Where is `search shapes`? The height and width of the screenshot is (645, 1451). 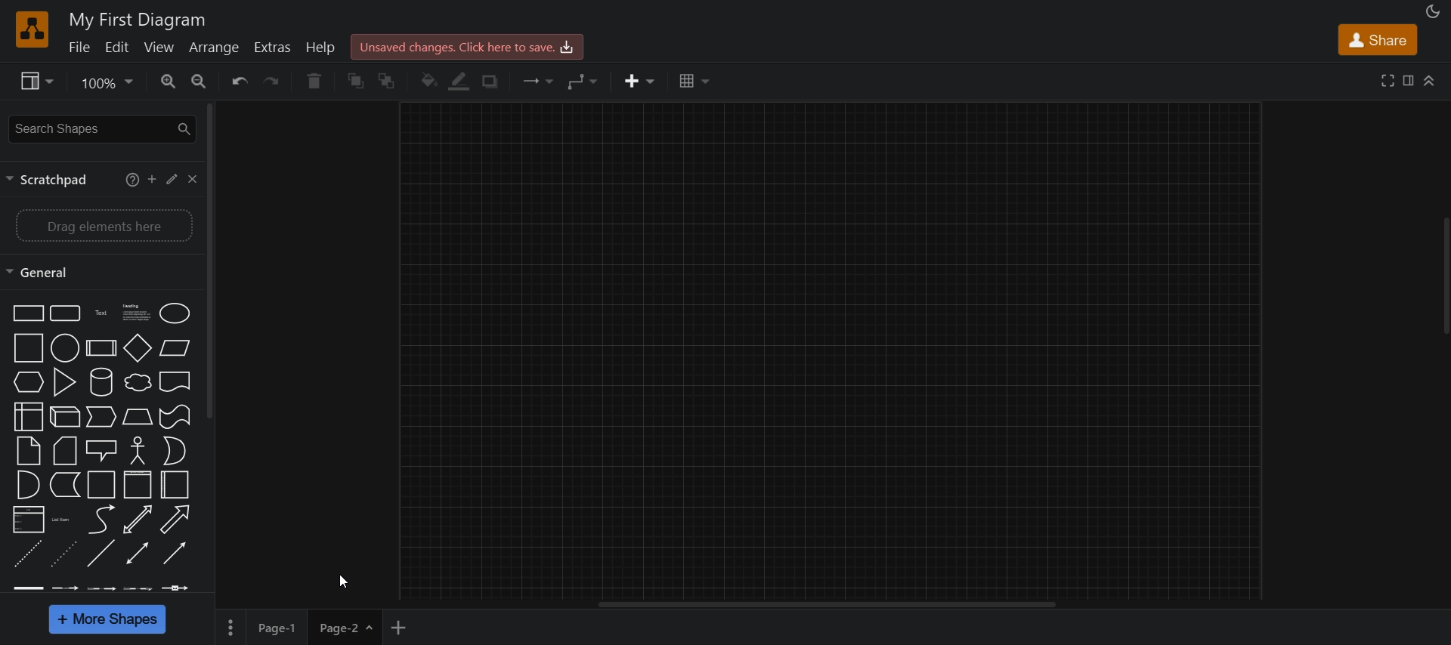 search shapes is located at coordinates (102, 125).